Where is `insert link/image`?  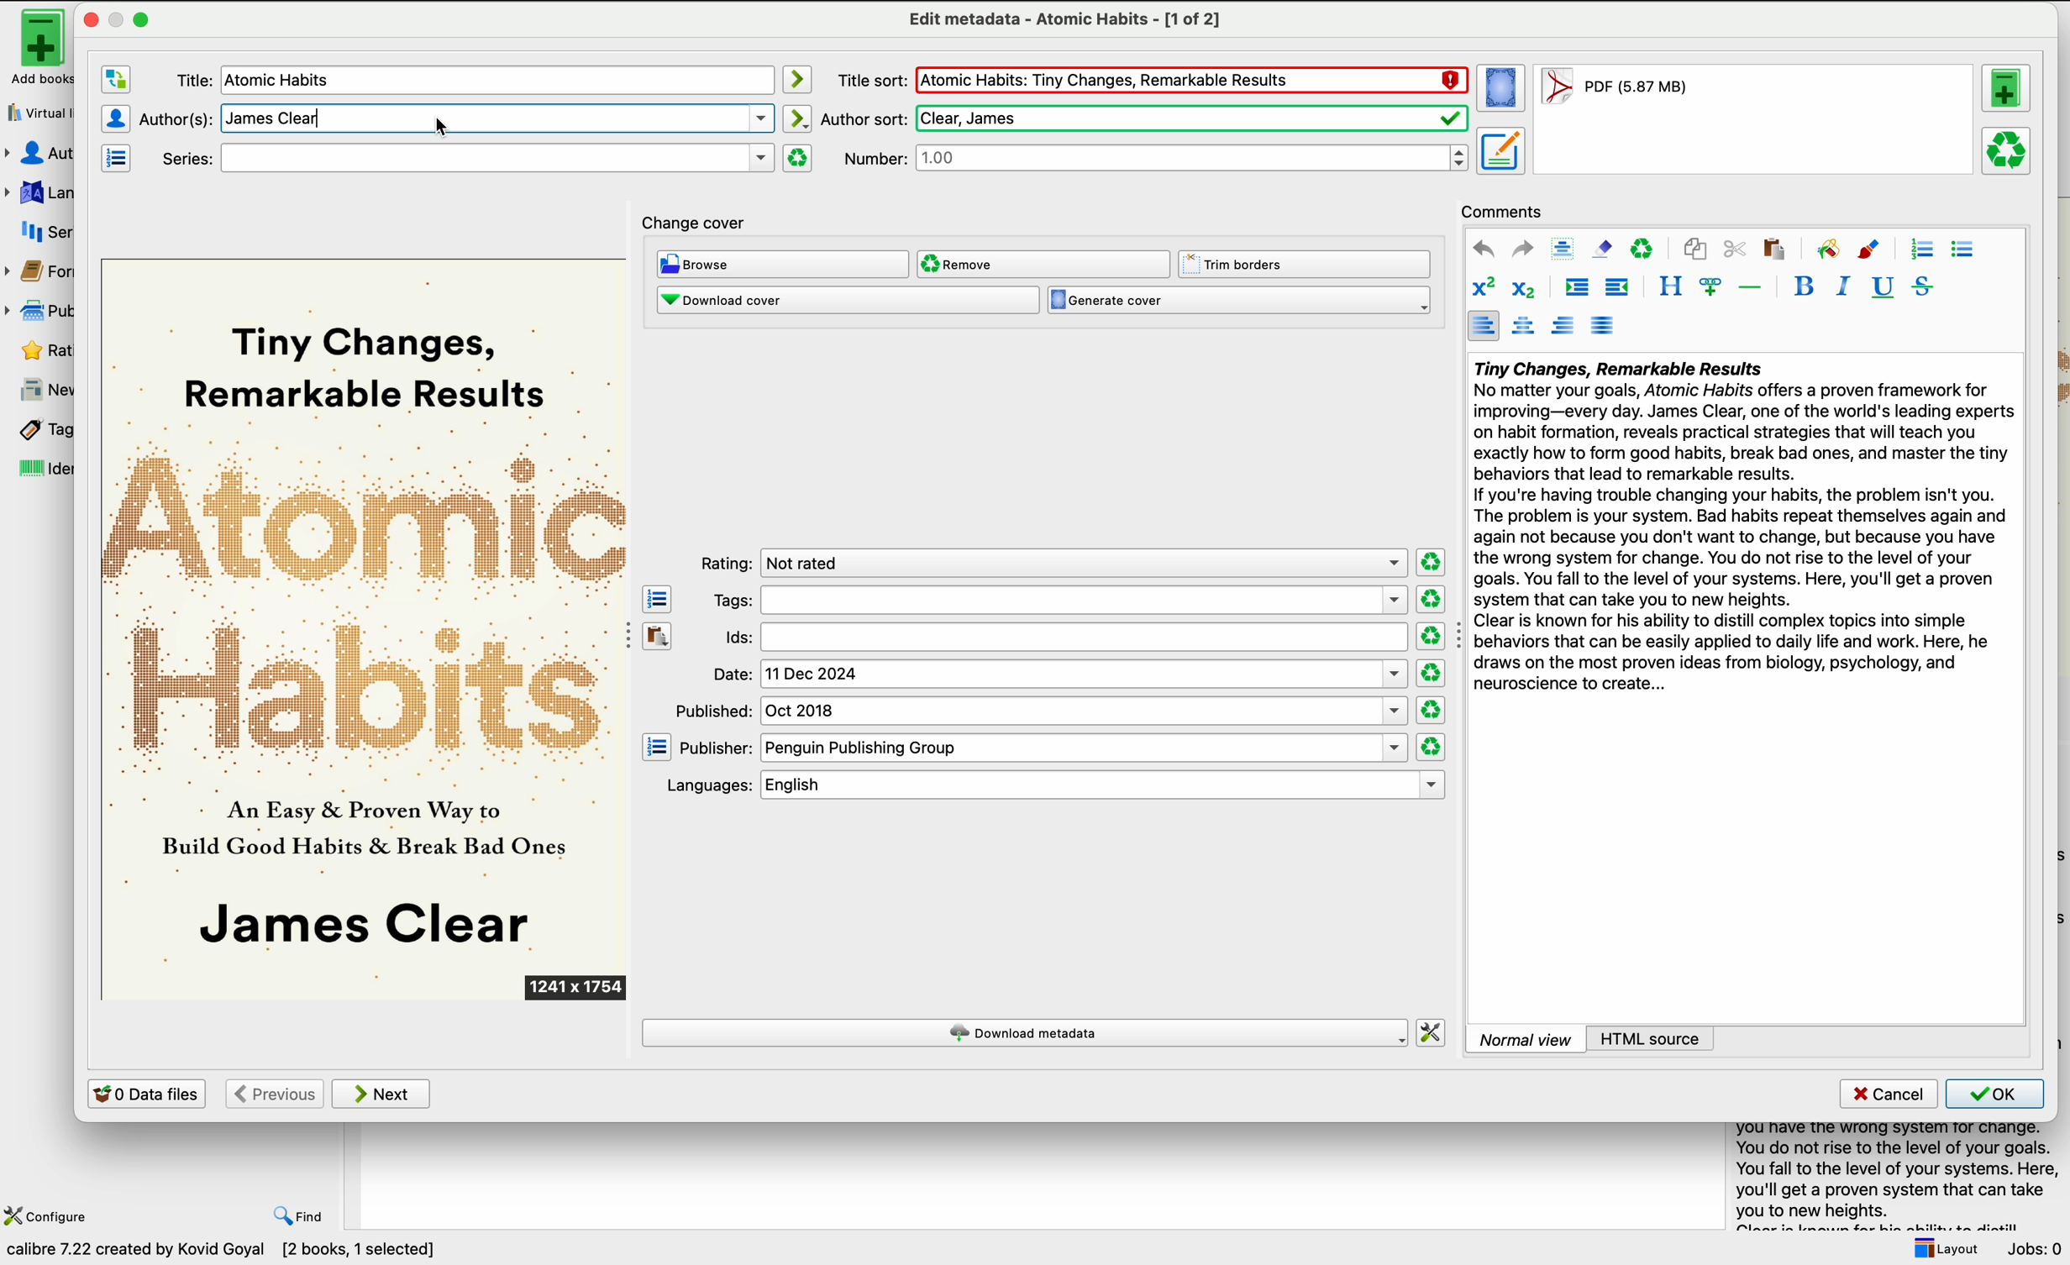
insert link/image is located at coordinates (1710, 288).